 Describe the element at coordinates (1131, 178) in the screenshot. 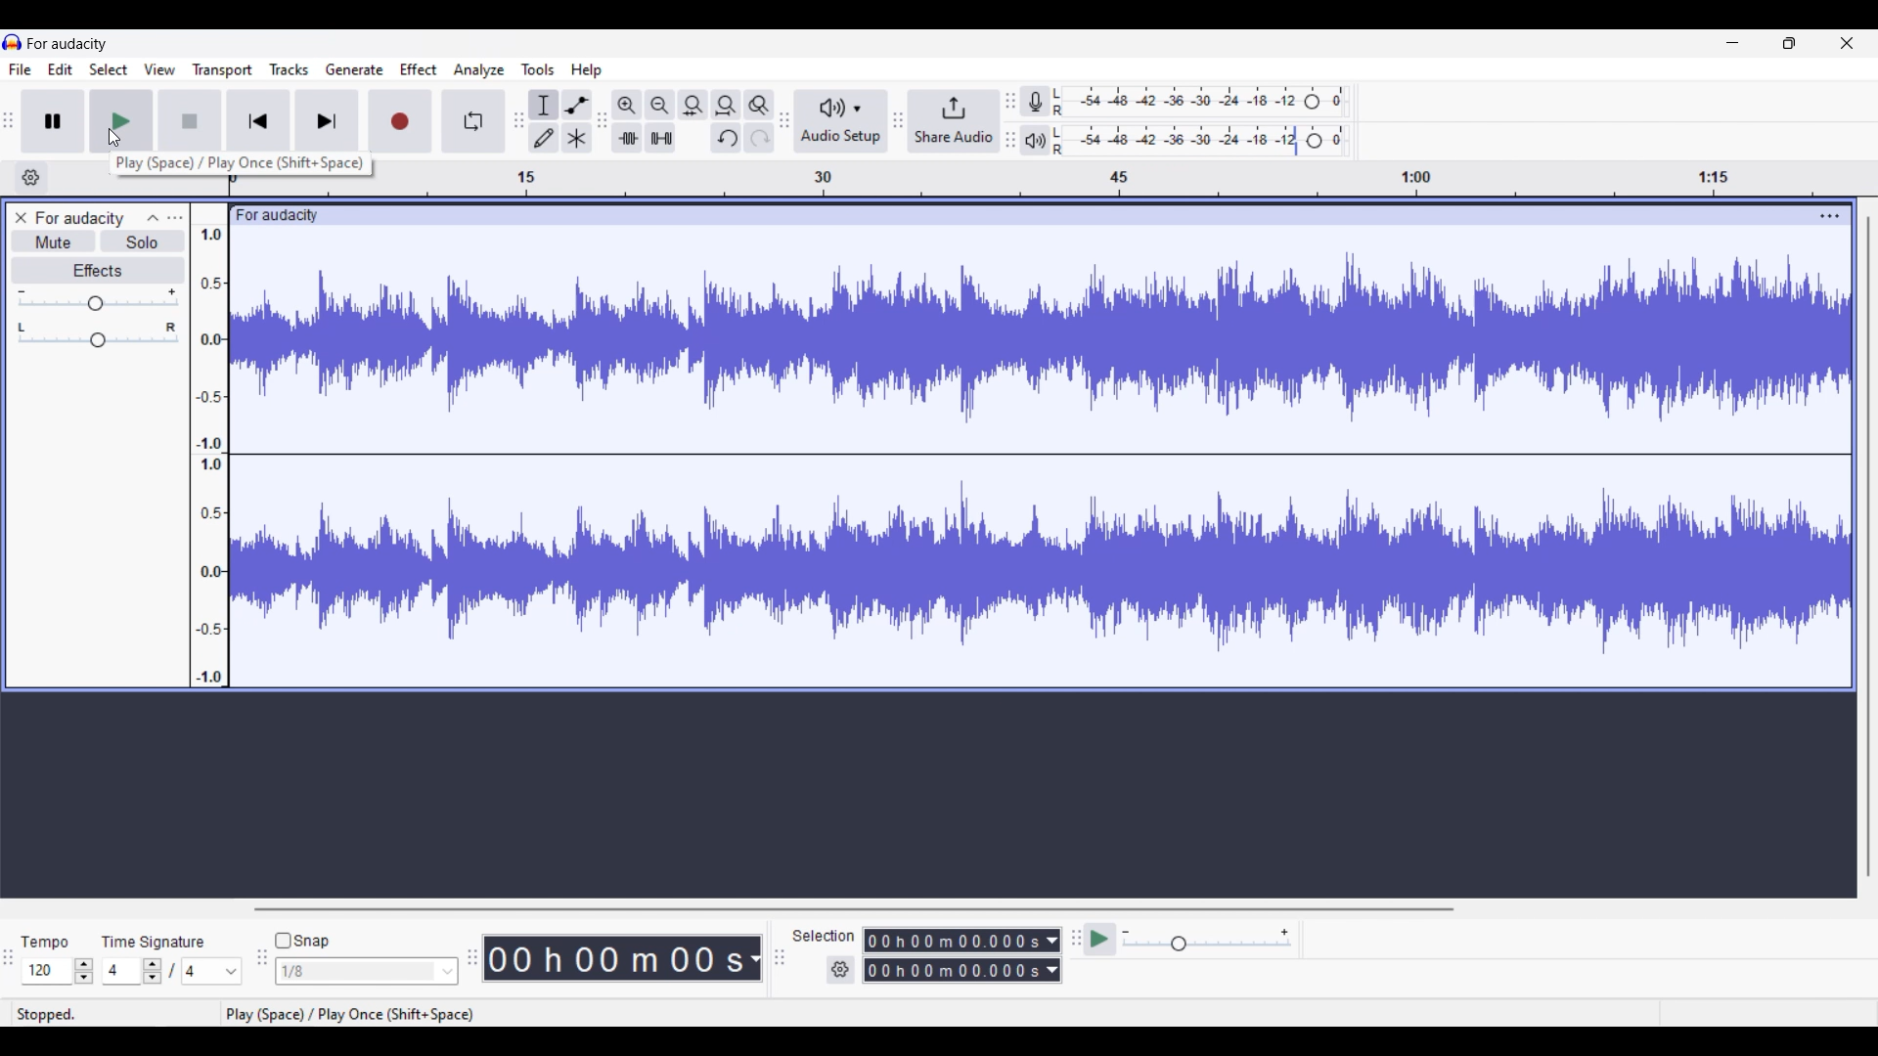

I see `Scale to measure length of track` at that location.